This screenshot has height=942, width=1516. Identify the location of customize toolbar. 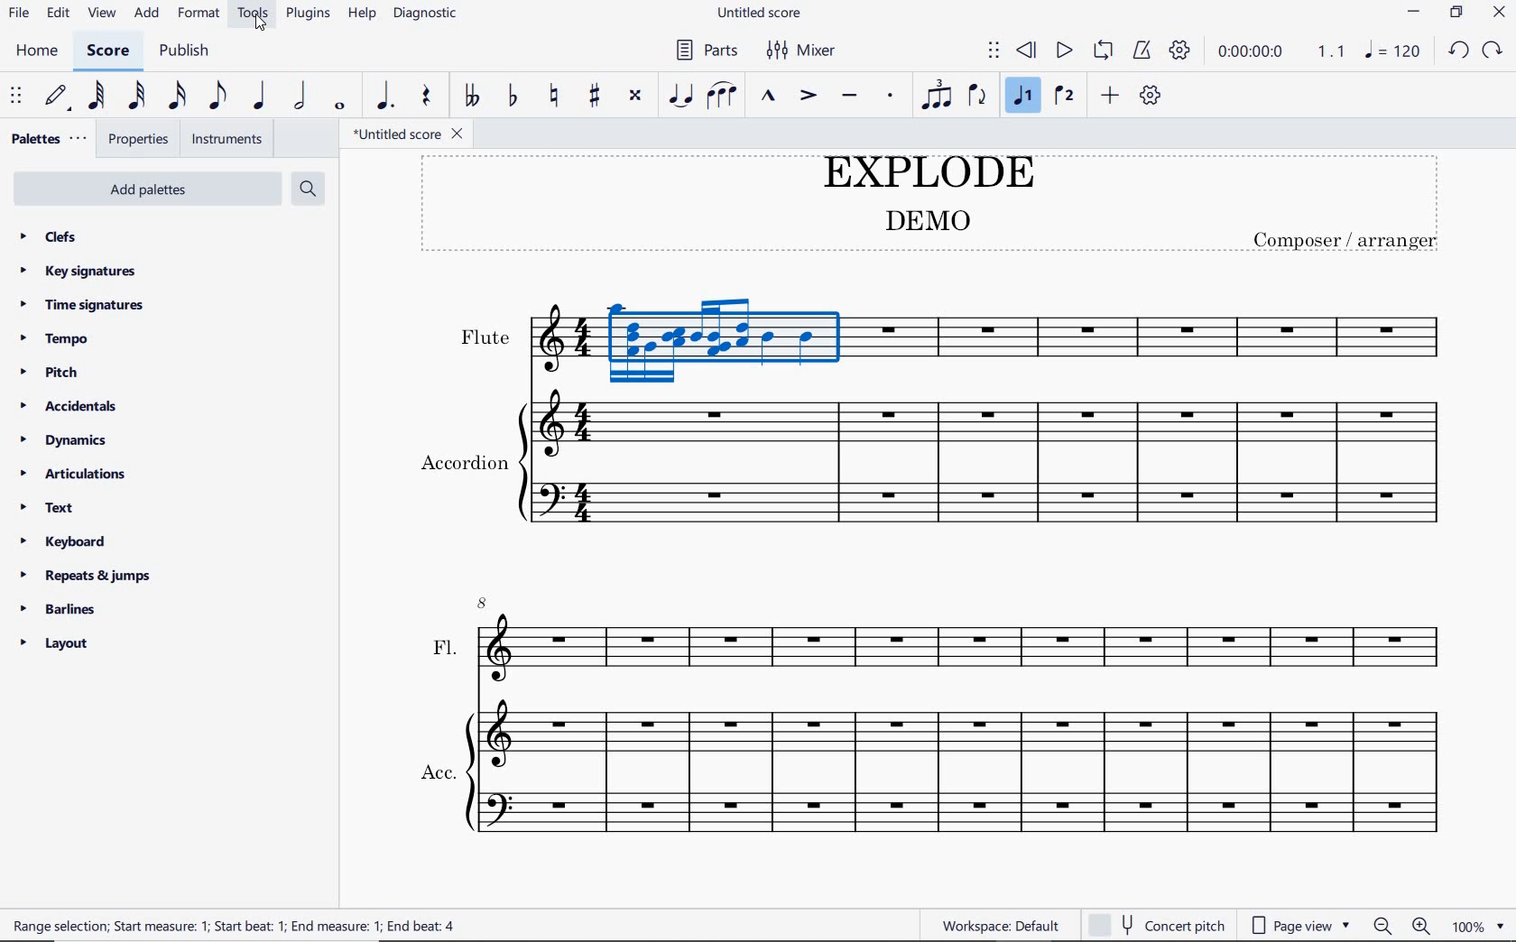
(1153, 95).